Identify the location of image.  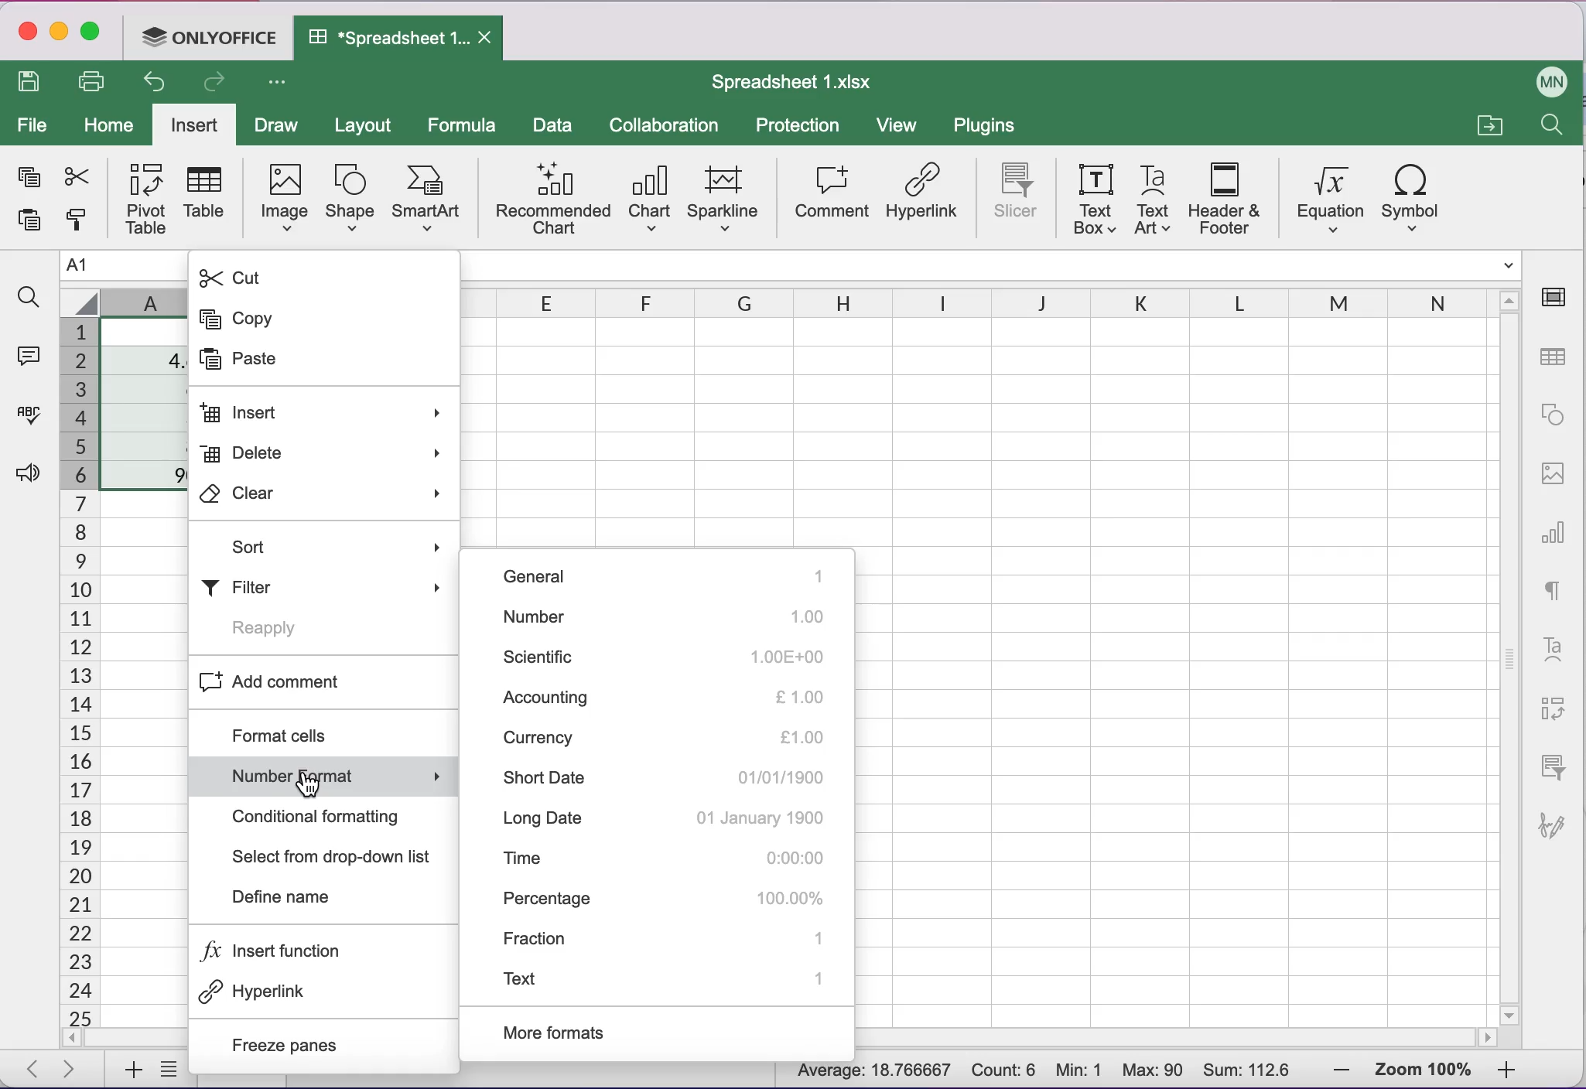
(1555, 473).